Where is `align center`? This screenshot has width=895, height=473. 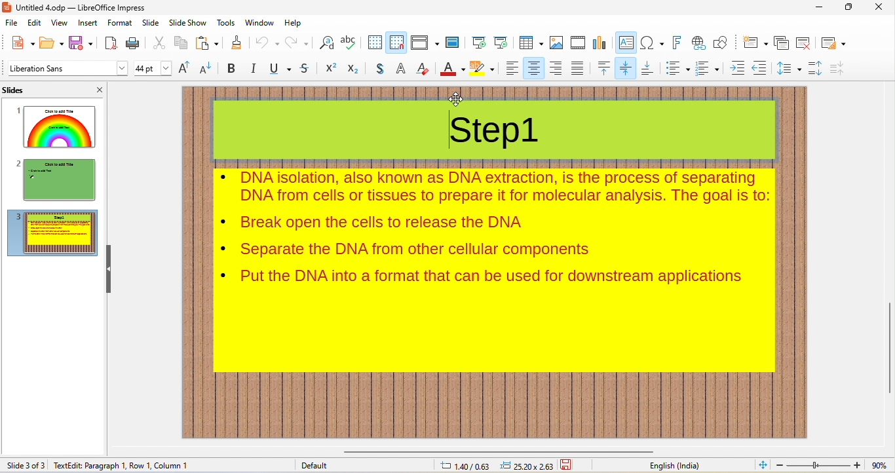 align center is located at coordinates (531, 68).